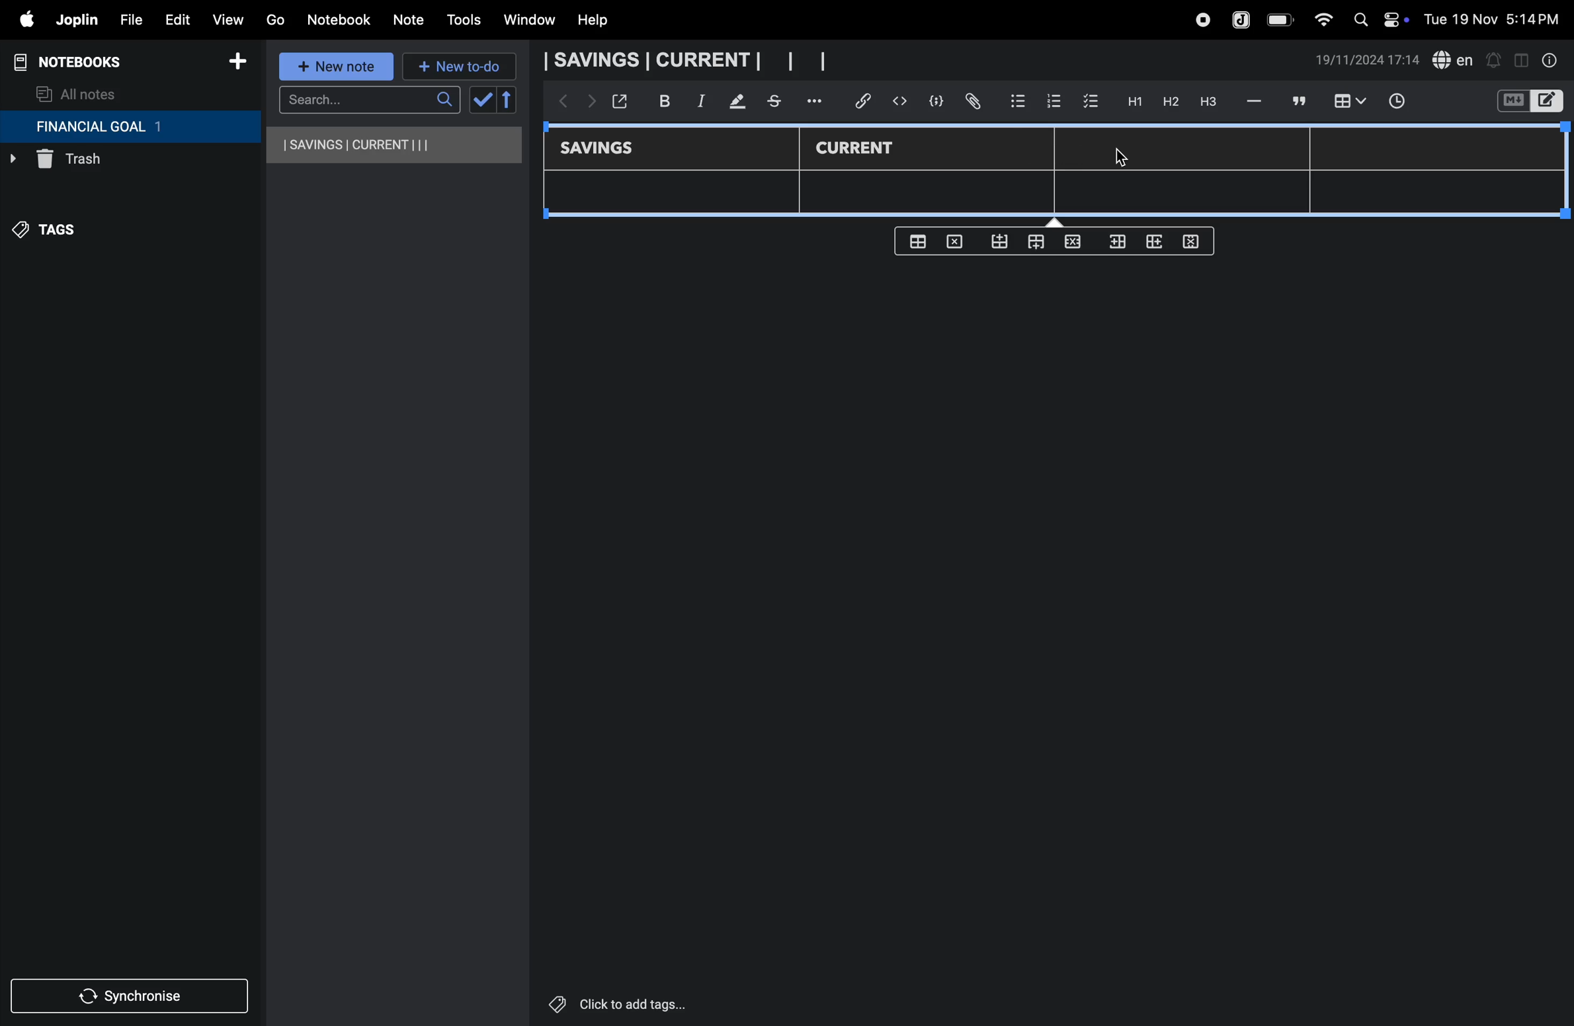  Describe the element at coordinates (1281, 20) in the screenshot. I see `battery` at that location.